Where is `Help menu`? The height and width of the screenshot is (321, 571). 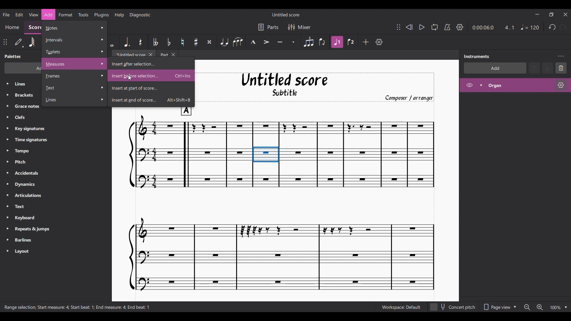
Help menu is located at coordinates (119, 15).